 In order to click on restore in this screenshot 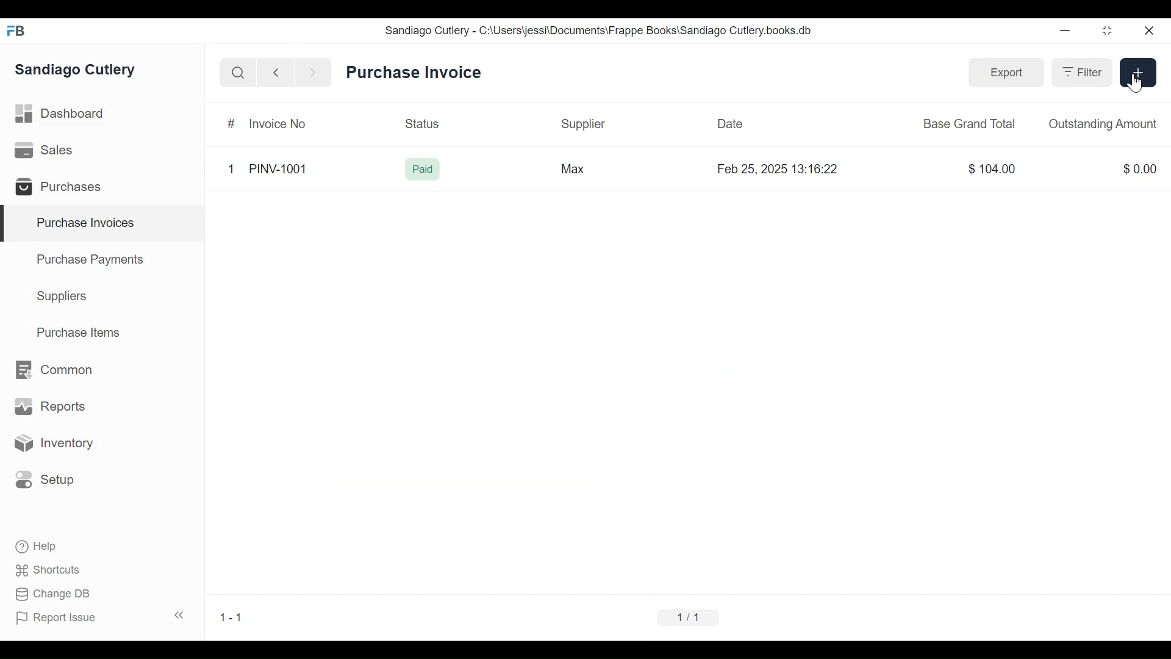, I will do `click(1106, 31)`.